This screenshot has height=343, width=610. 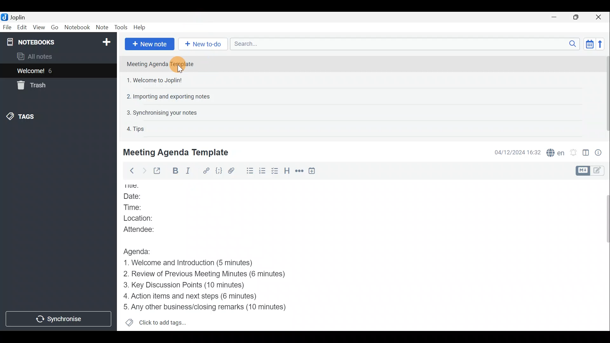 What do you see at coordinates (120, 26) in the screenshot?
I see `Tools` at bounding box center [120, 26].